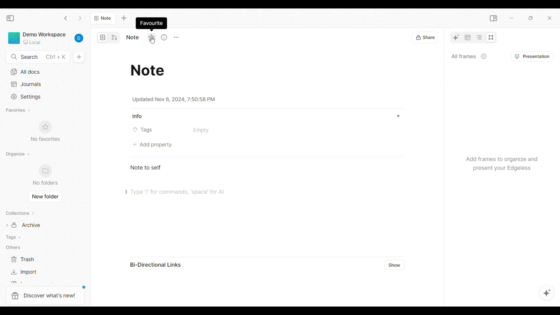 Image resolution: width=560 pixels, height=315 pixels. I want to click on Add to favorites/bookmark, so click(151, 37).